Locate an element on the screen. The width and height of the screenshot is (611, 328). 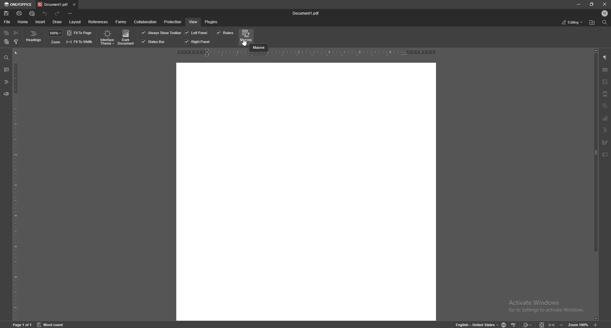
dark document is located at coordinates (127, 38).